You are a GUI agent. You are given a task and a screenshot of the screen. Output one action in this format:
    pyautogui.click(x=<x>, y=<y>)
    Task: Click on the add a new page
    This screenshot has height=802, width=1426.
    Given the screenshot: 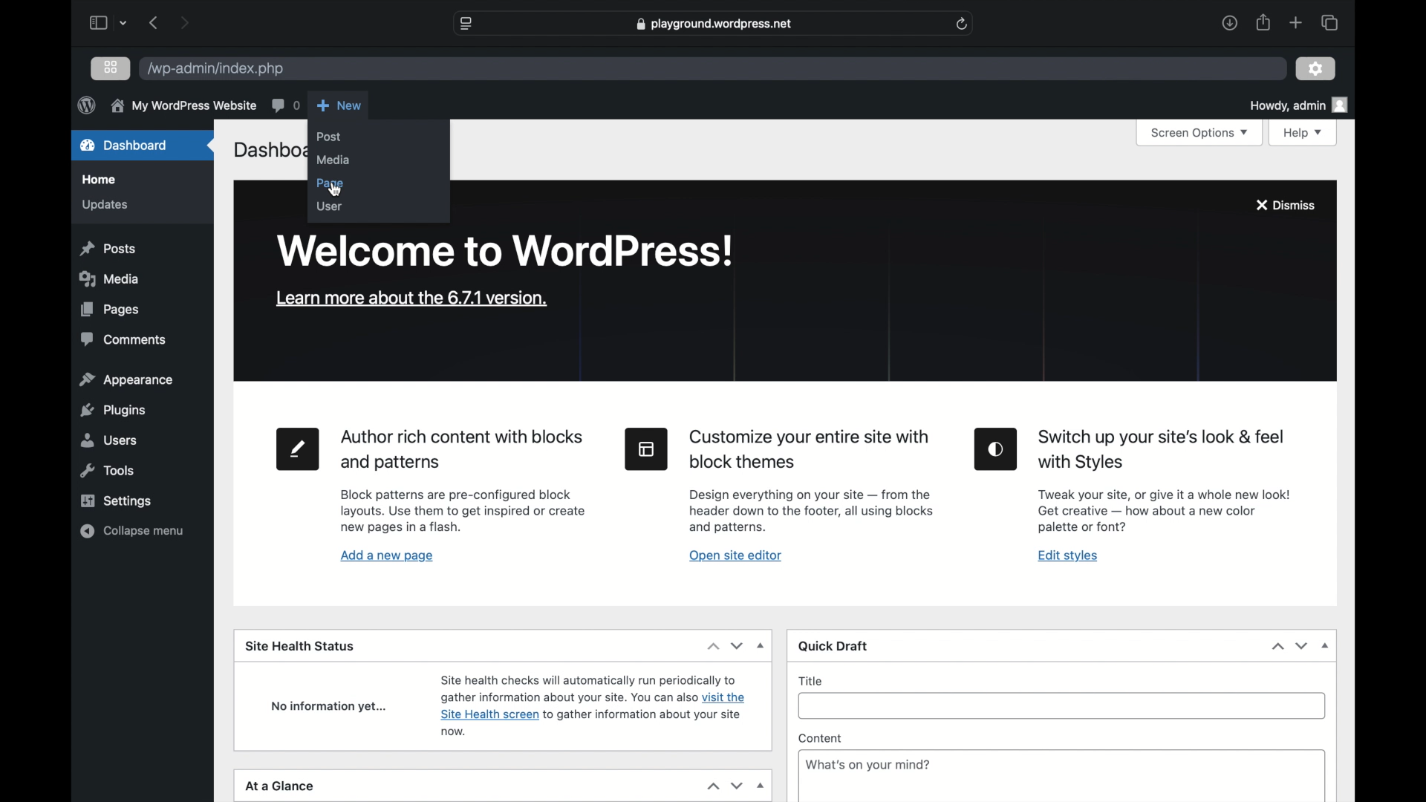 What is the action you would take?
    pyautogui.click(x=388, y=557)
    